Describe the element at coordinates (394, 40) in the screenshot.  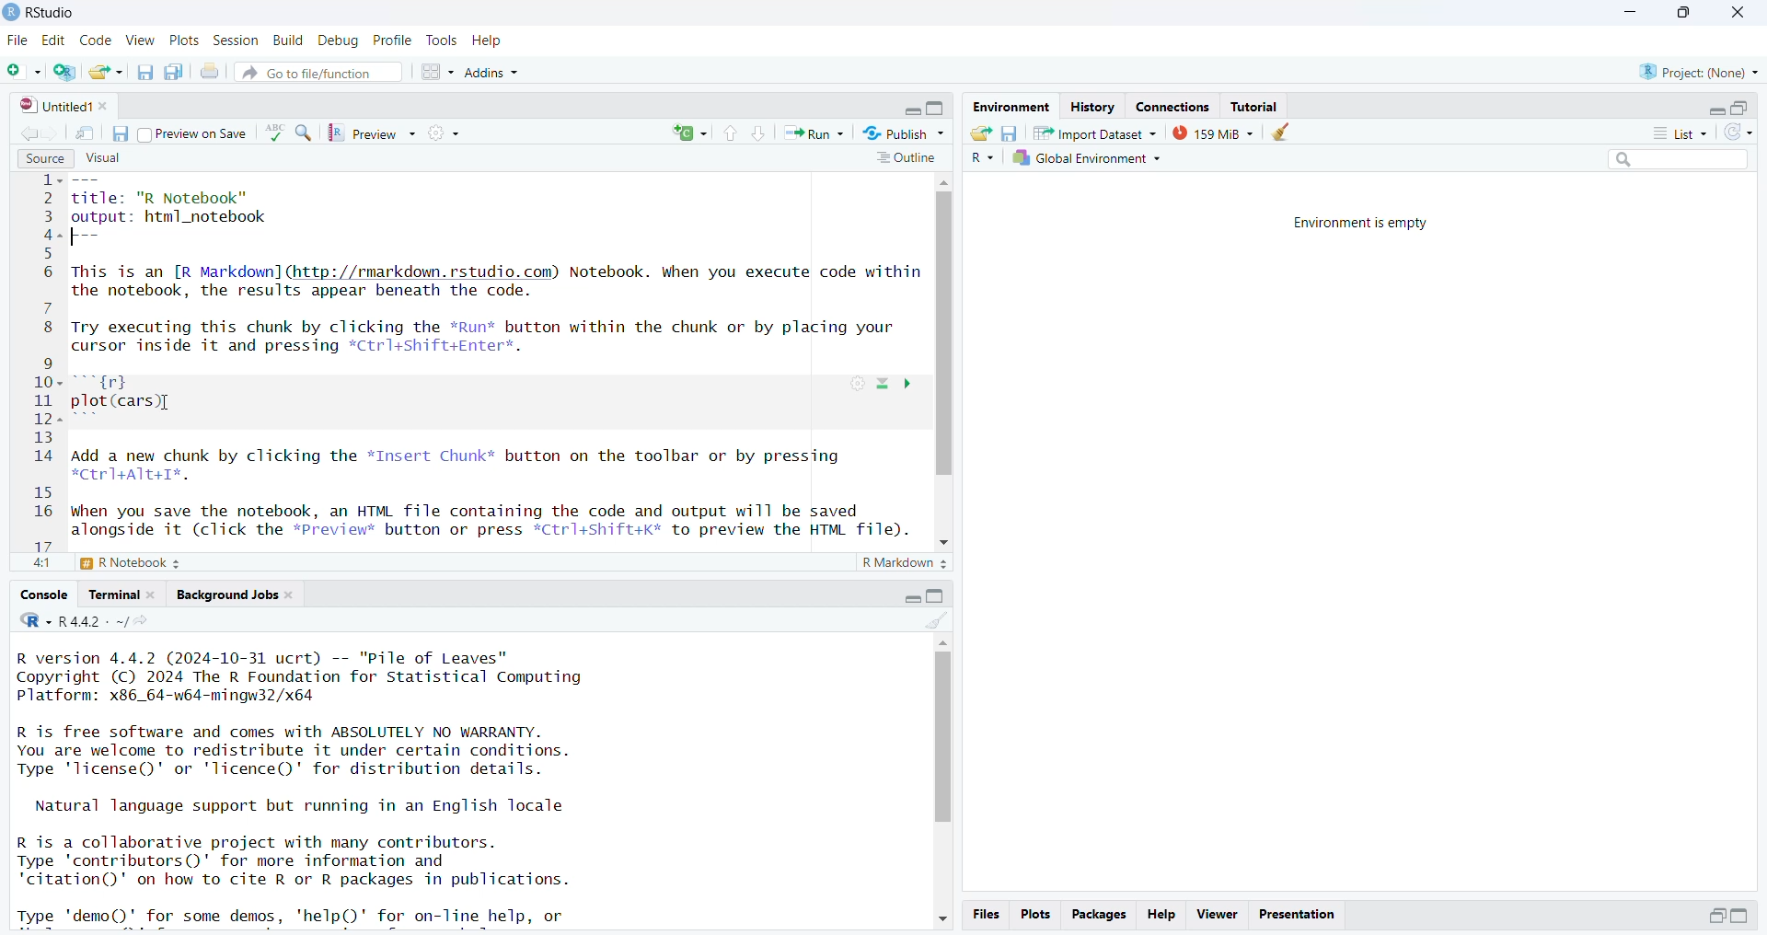
I see `profile` at that location.